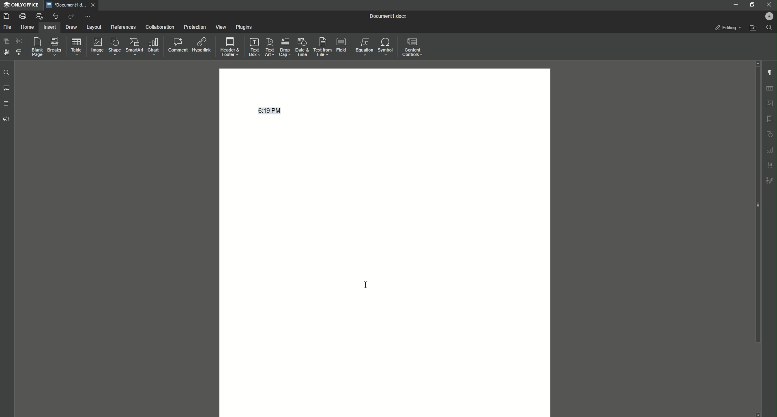  What do you see at coordinates (254, 46) in the screenshot?
I see `Text Box` at bounding box center [254, 46].